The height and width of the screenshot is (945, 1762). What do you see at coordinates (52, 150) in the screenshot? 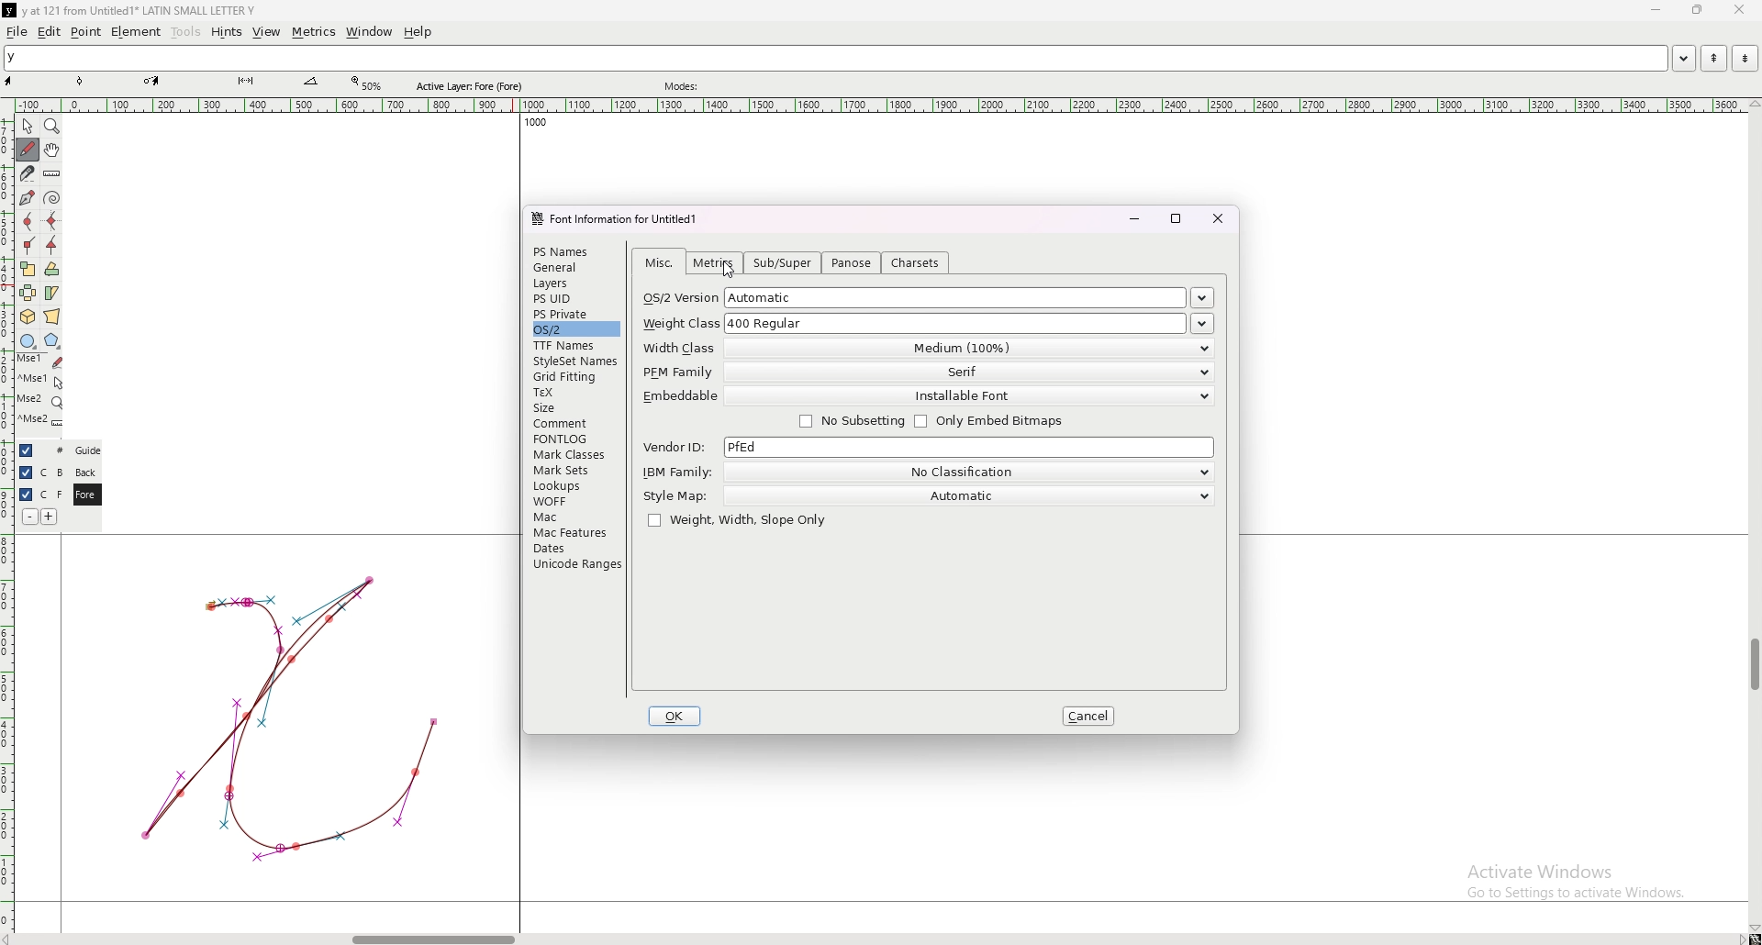
I see `scroll by hand` at bounding box center [52, 150].